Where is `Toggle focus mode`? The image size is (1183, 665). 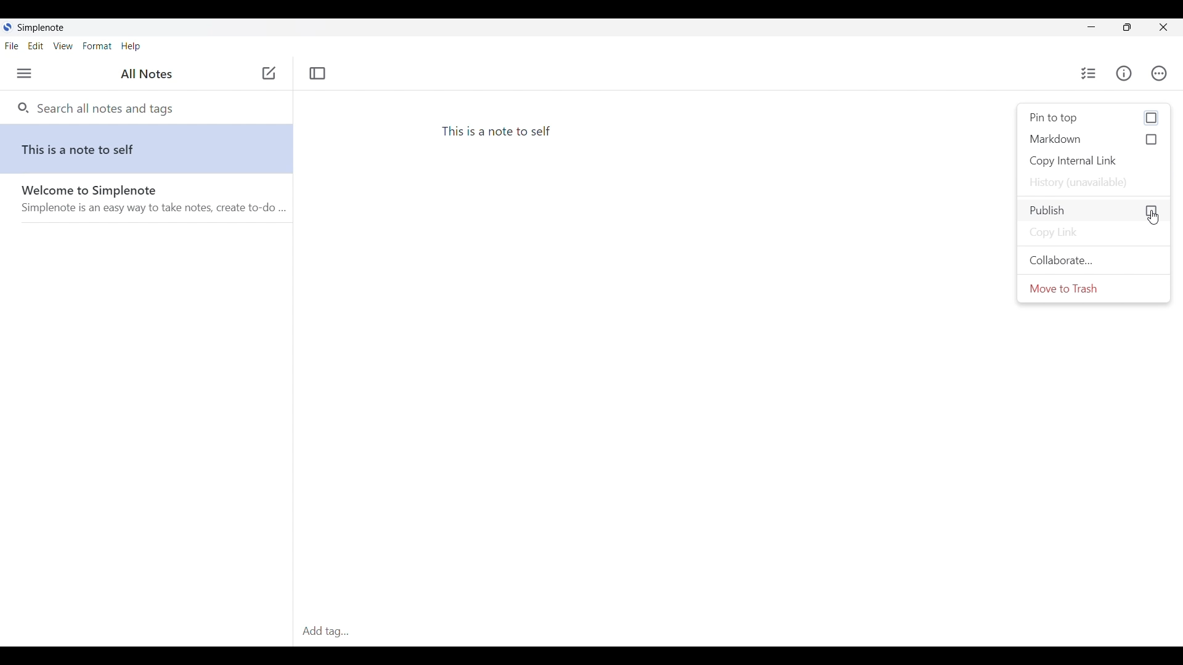
Toggle focus mode is located at coordinates (318, 73).